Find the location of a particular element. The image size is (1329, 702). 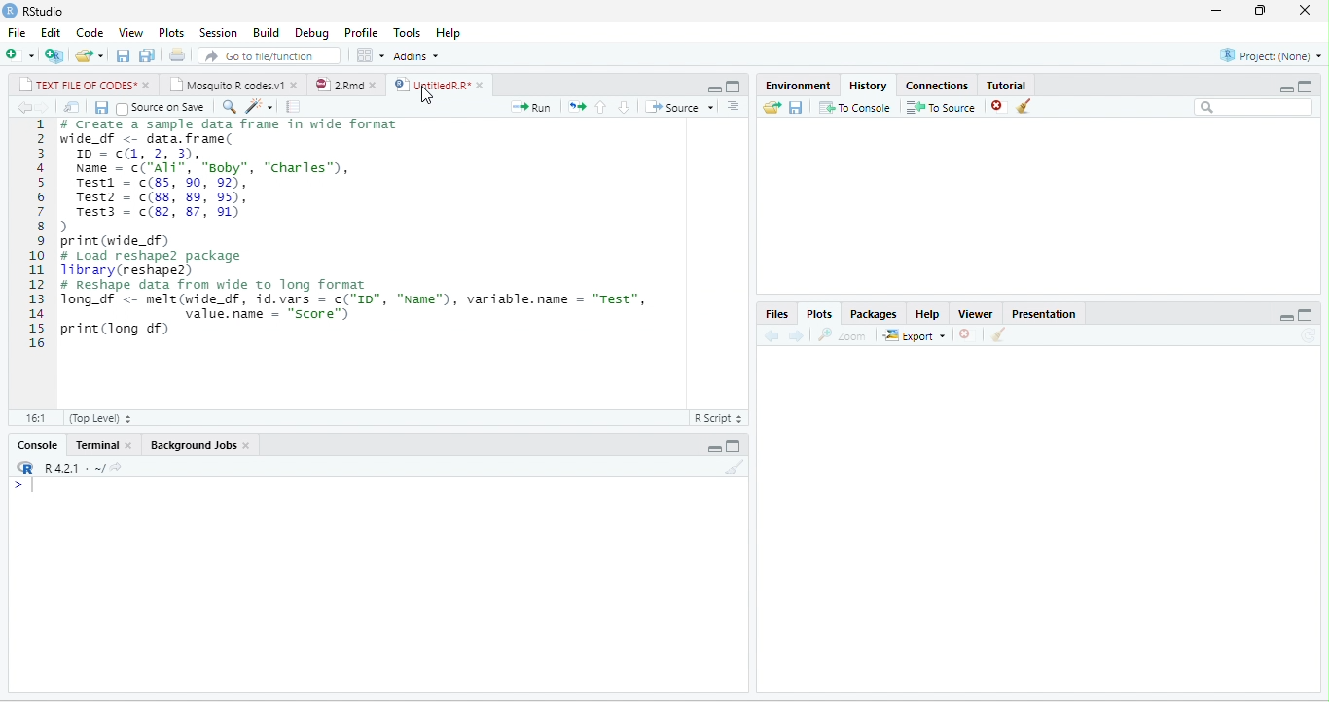

close is located at coordinates (148, 86).